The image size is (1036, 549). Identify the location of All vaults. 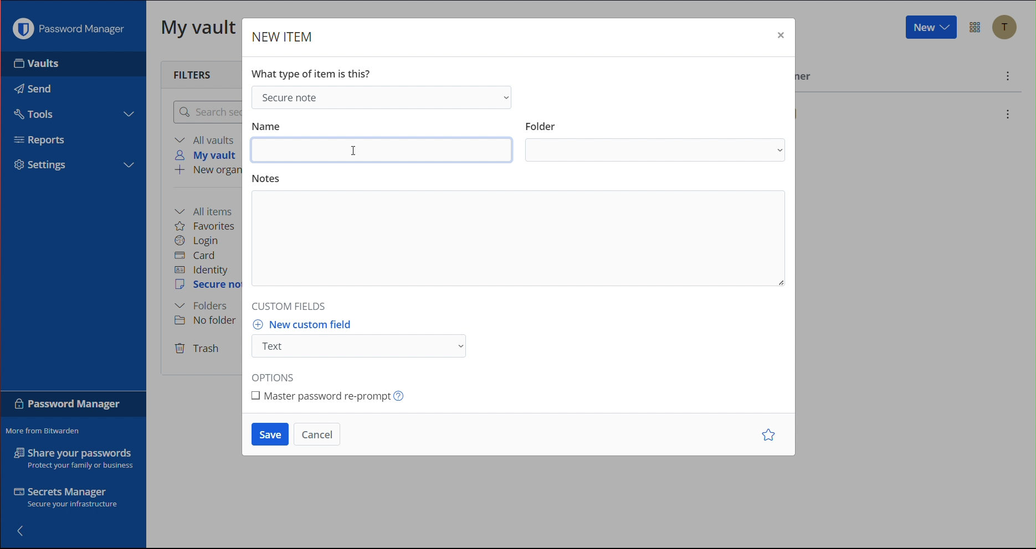
(207, 139).